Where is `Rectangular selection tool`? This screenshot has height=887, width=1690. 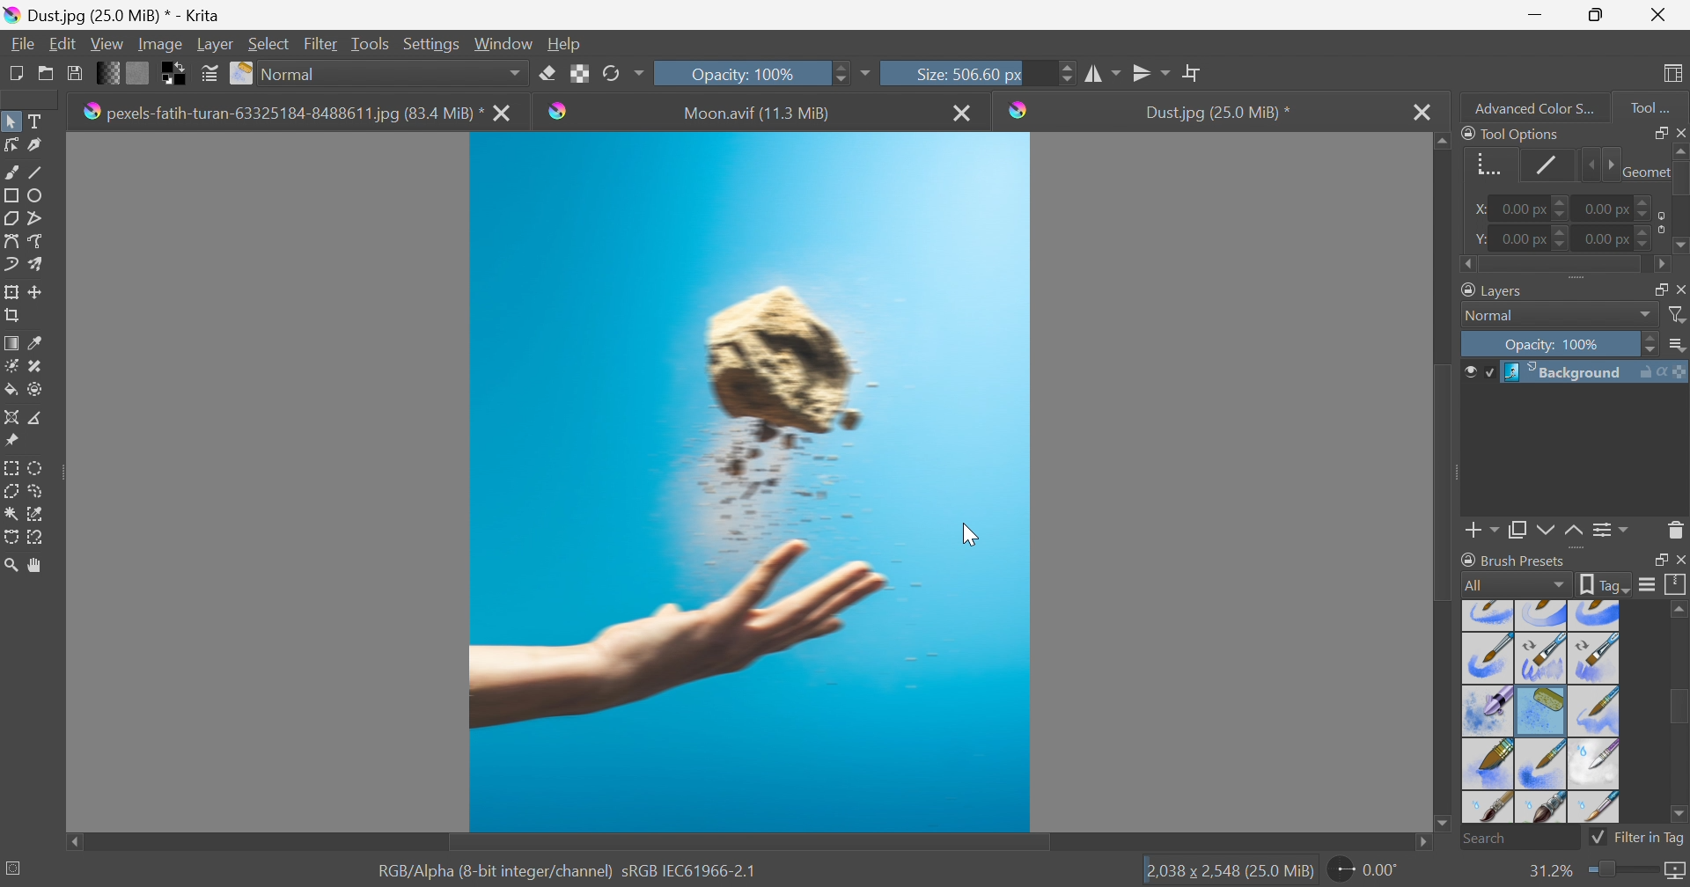 Rectangular selection tool is located at coordinates (13, 465).